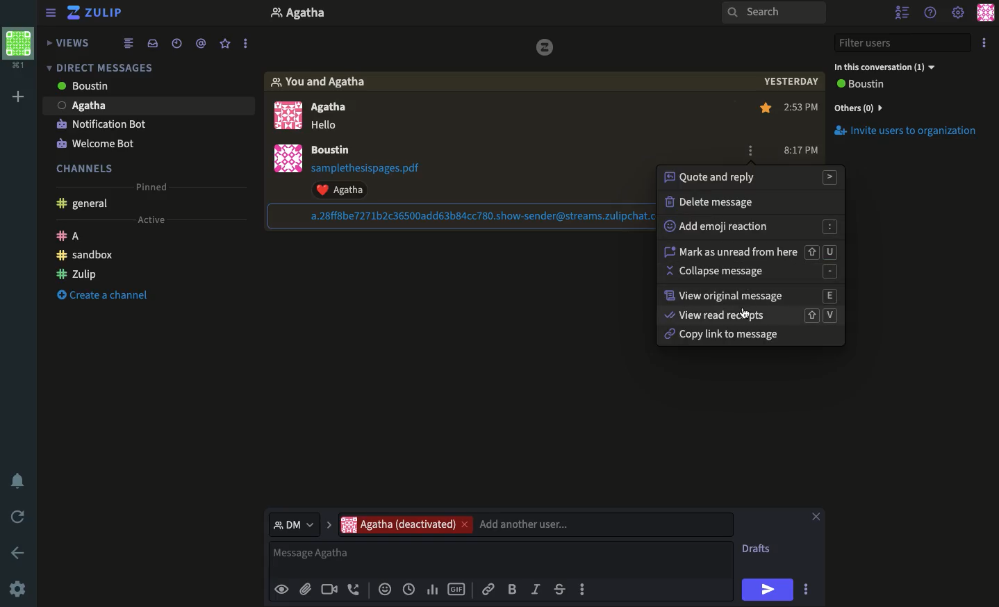 The width and height of the screenshot is (999, 607). What do you see at coordinates (754, 177) in the screenshot?
I see `Quote and reply` at bounding box center [754, 177].